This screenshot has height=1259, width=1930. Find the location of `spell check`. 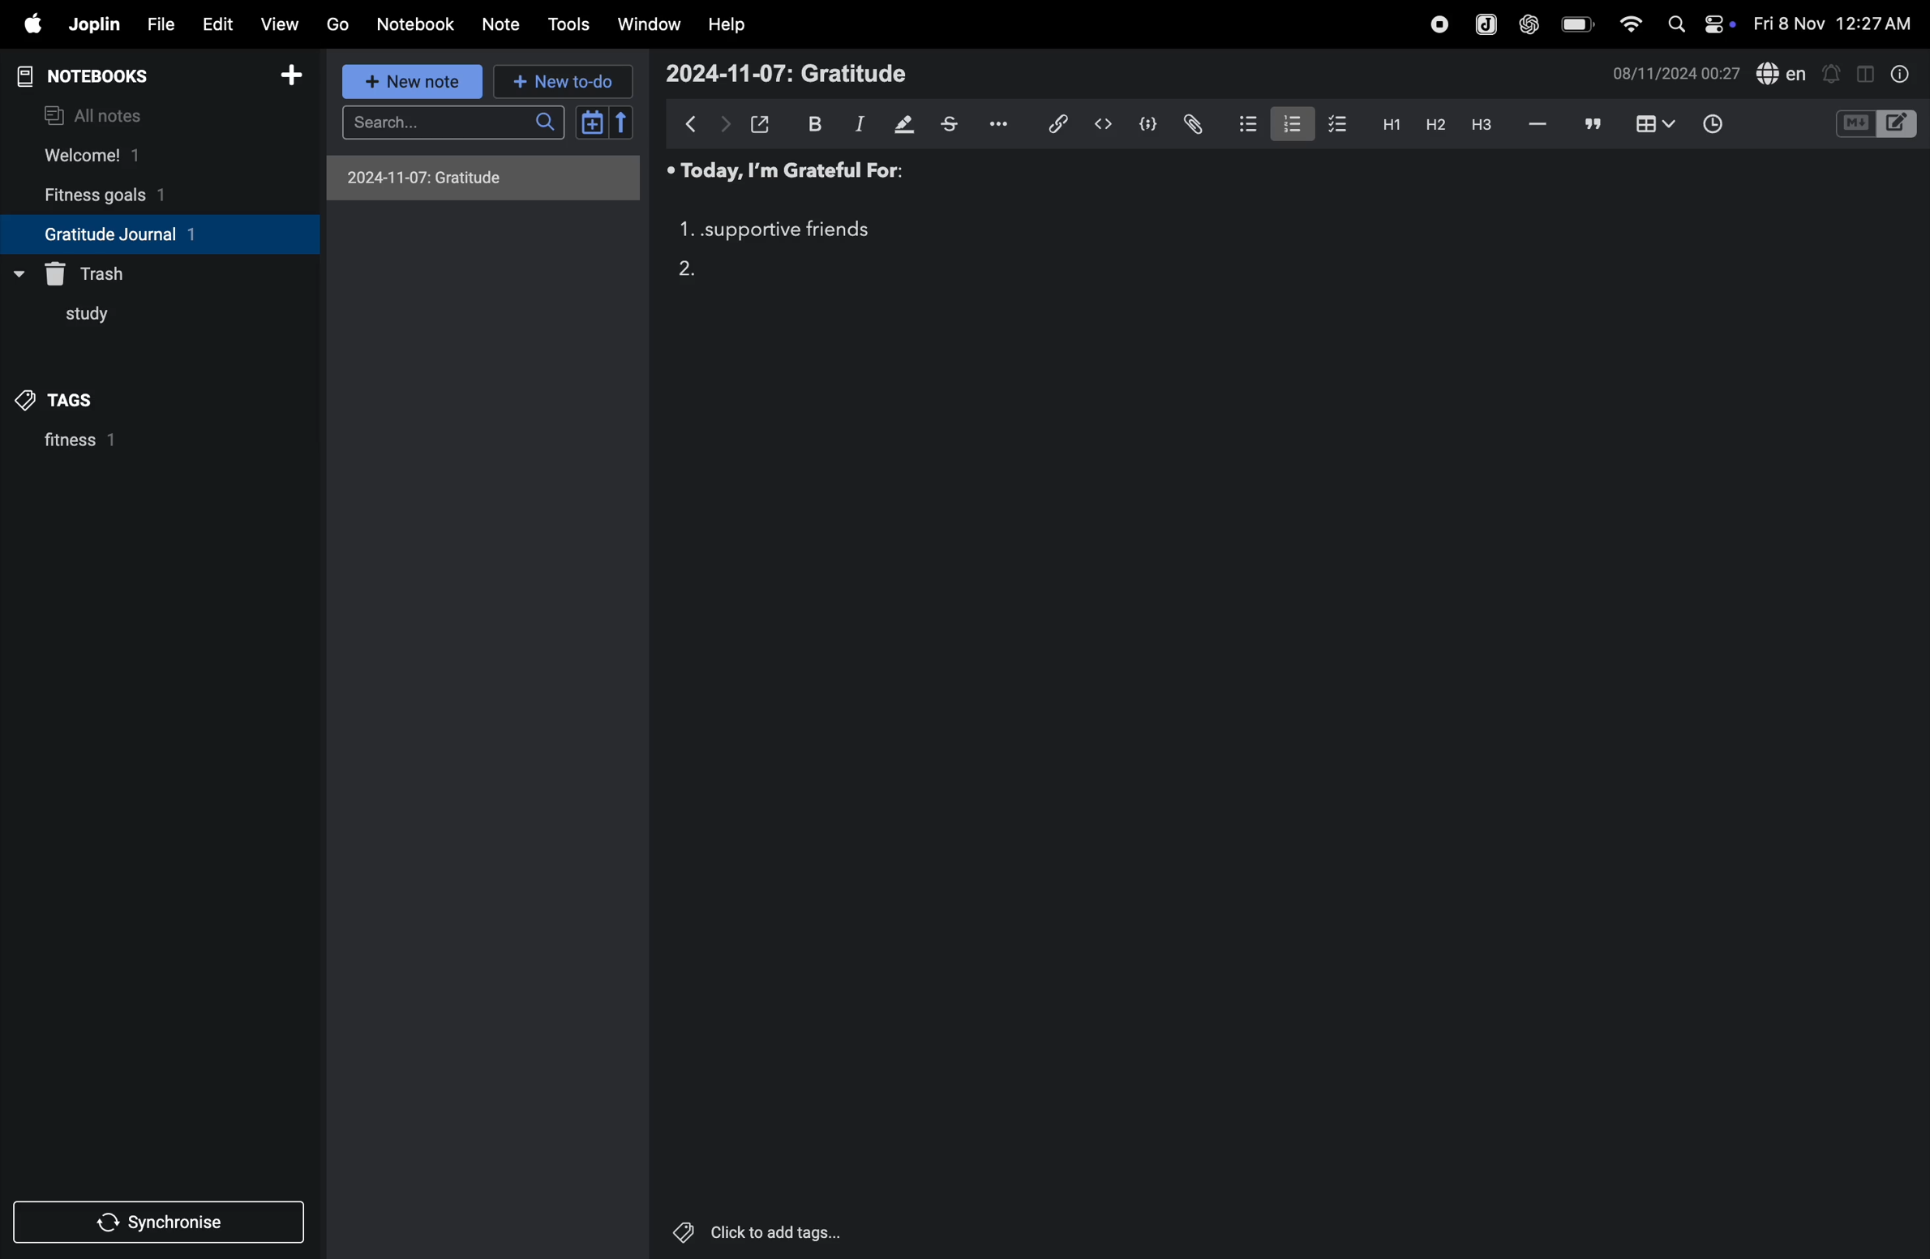

spell check is located at coordinates (1783, 72).